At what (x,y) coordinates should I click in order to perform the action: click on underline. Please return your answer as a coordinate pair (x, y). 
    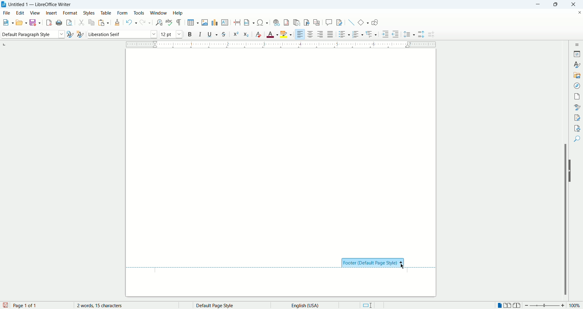
    Looking at the image, I should click on (213, 34).